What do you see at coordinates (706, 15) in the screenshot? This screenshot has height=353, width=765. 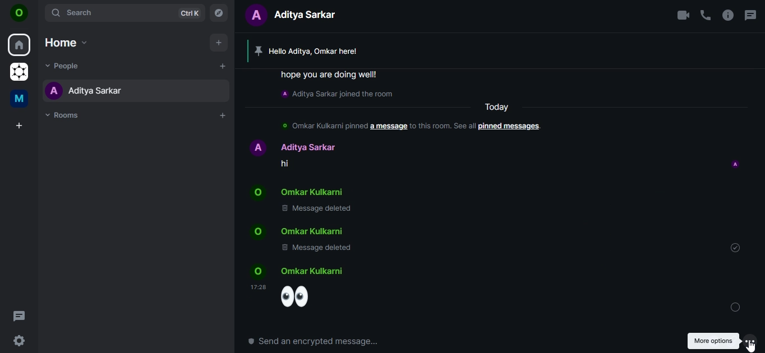 I see `voice call` at bounding box center [706, 15].